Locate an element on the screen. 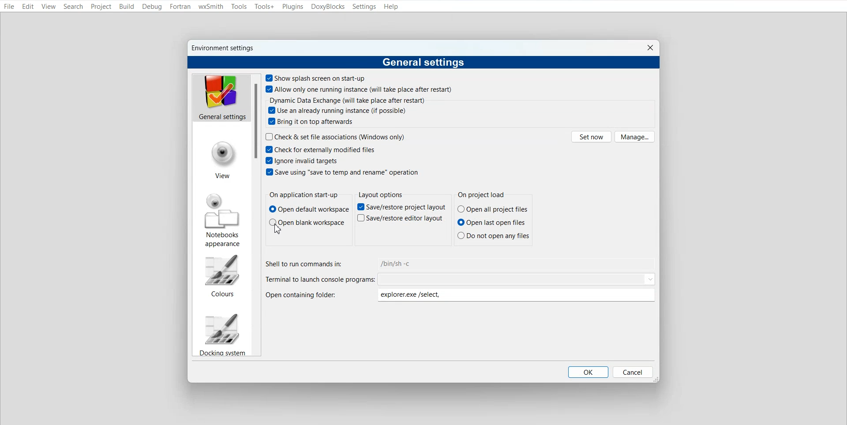 The width and height of the screenshot is (847, 425). Colors is located at coordinates (221, 276).